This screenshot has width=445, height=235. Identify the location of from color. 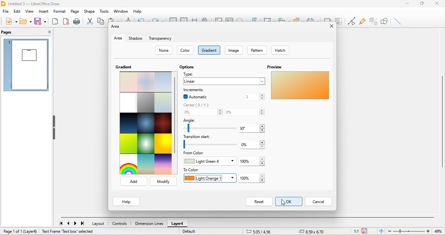
(196, 154).